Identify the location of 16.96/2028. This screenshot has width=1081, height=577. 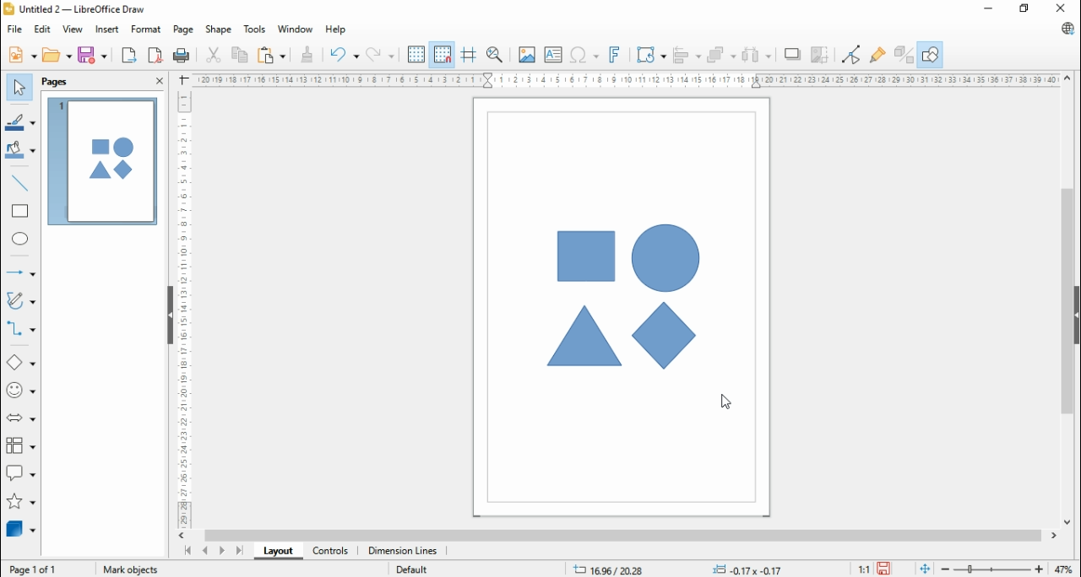
(606, 569).